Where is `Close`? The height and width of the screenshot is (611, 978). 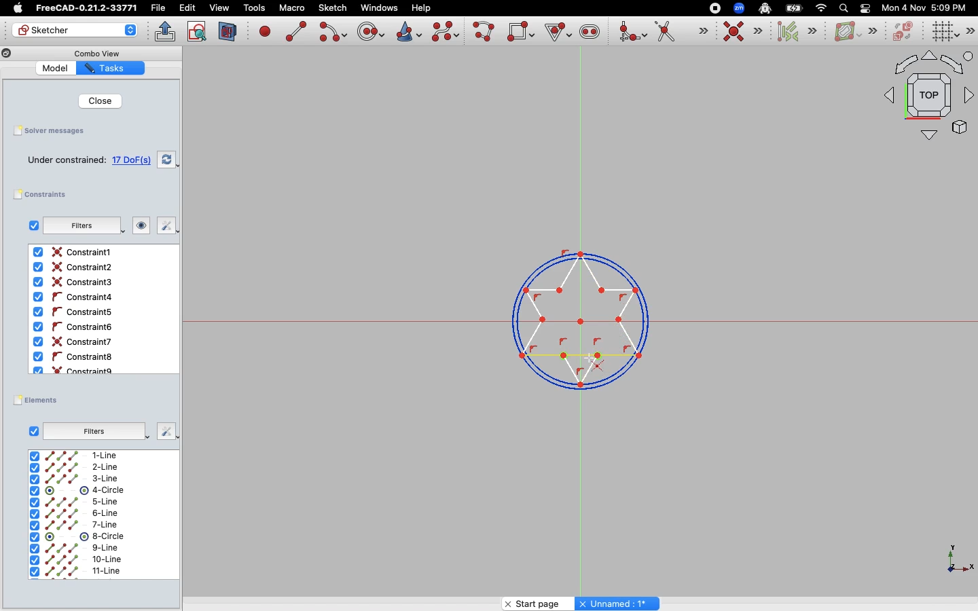
Close is located at coordinates (95, 100).